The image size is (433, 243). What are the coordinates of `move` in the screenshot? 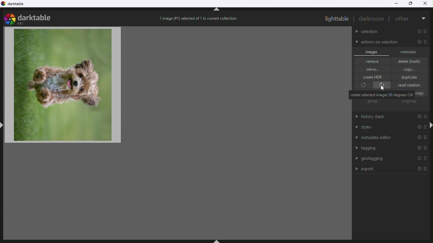 It's located at (372, 69).